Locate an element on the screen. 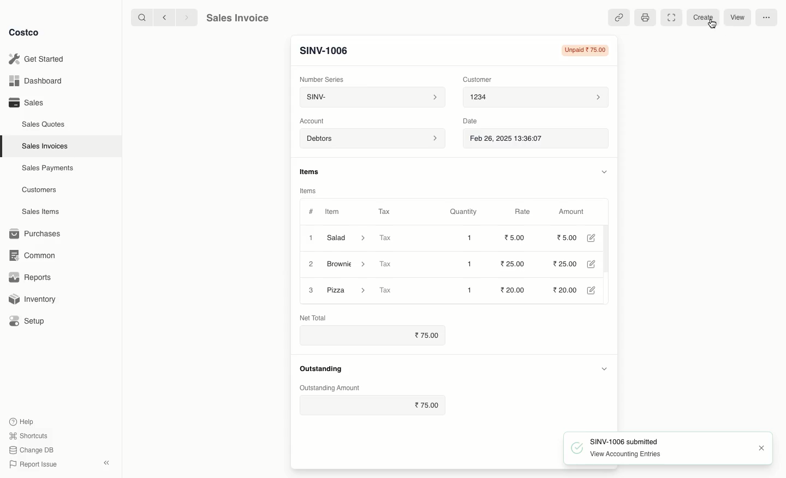 The height and width of the screenshot is (478, 786). Sales Payments. is located at coordinates (49, 169).